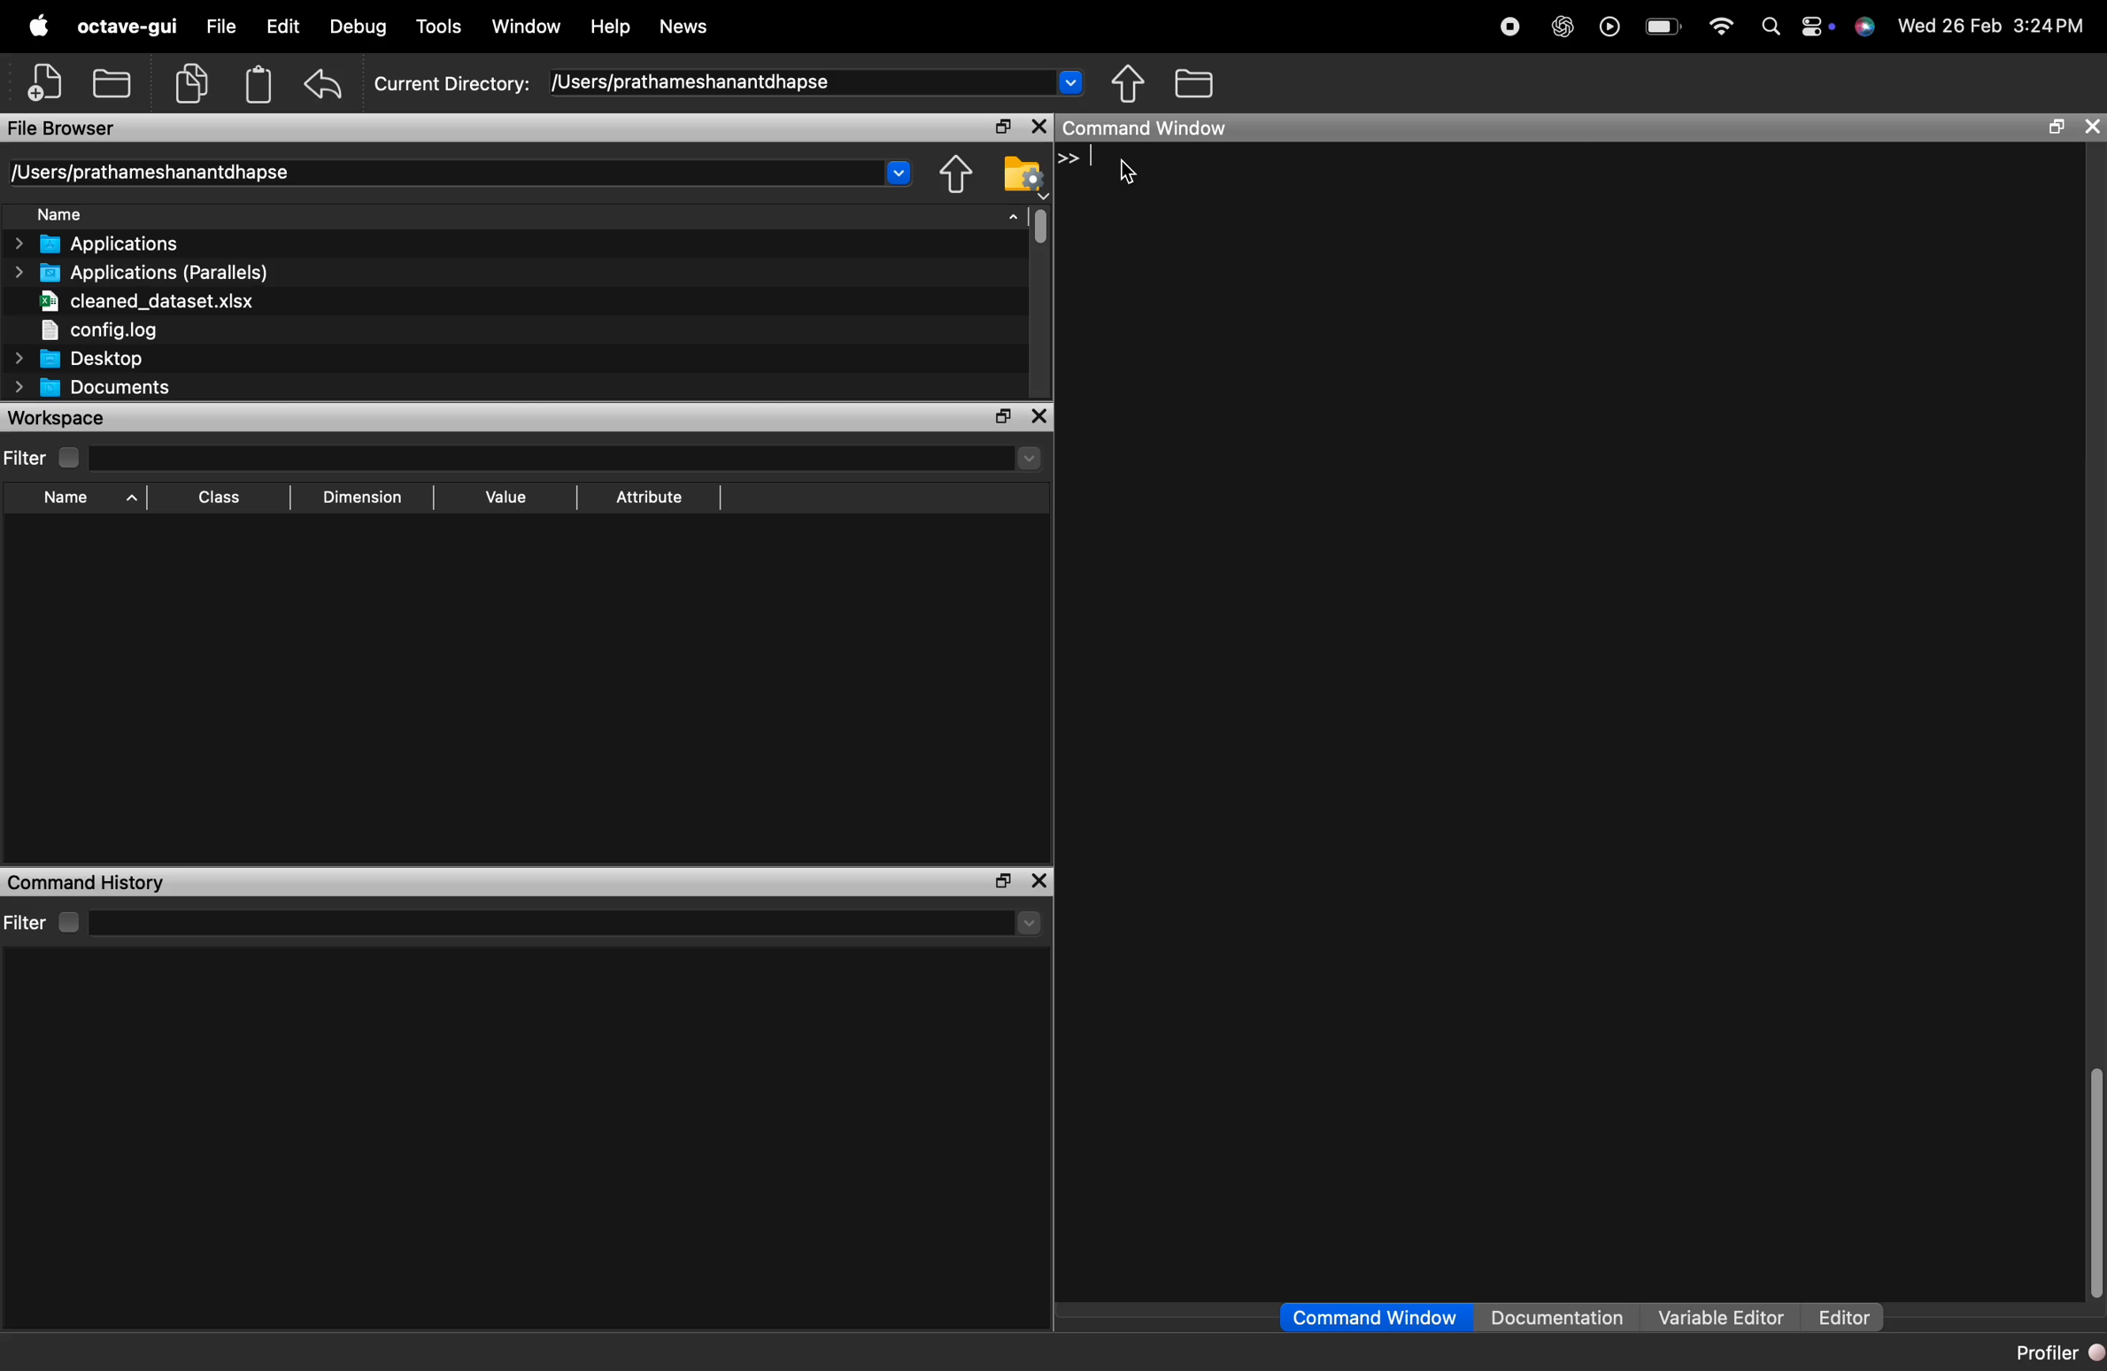 This screenshot has height=1371, width=2107. Describe the element at coordinates (1132, 173) in the screenshot. I see `Cursor` at that location.